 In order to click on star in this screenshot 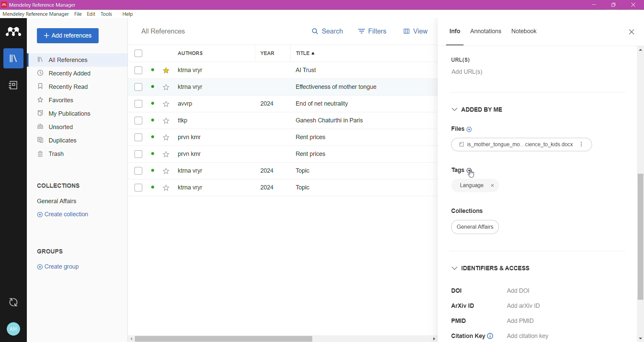, I will do `click(165, 122)`.